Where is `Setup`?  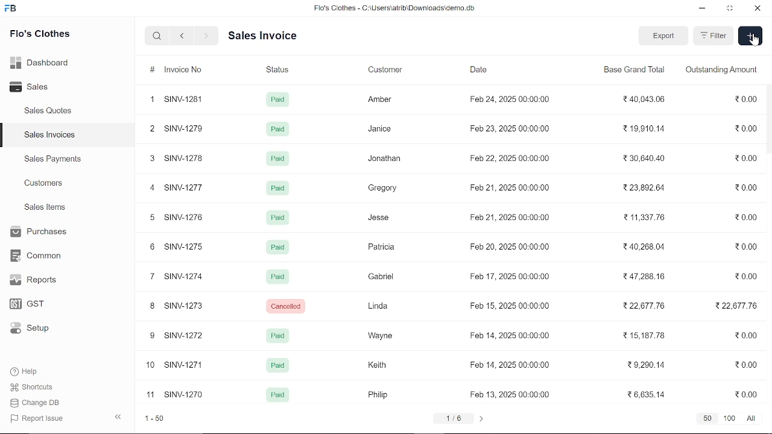
Setup is located at coordinates (33, 328).